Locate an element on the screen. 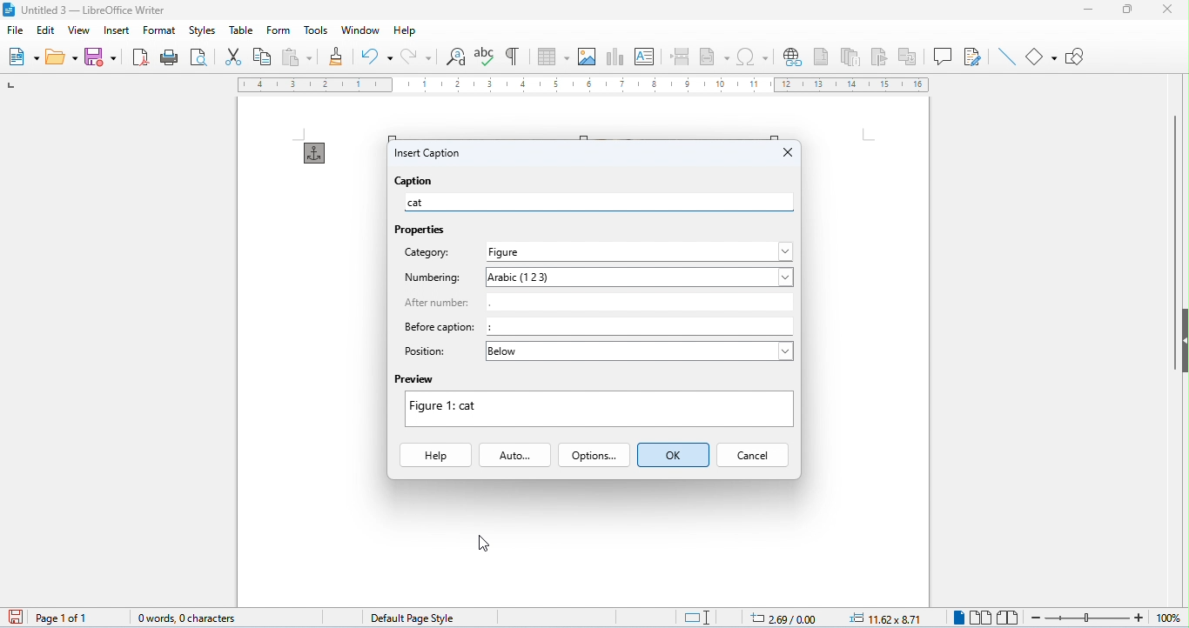 The height and width of the screenshot is (628, 1189). print preview is located at coordinates (199, 57).